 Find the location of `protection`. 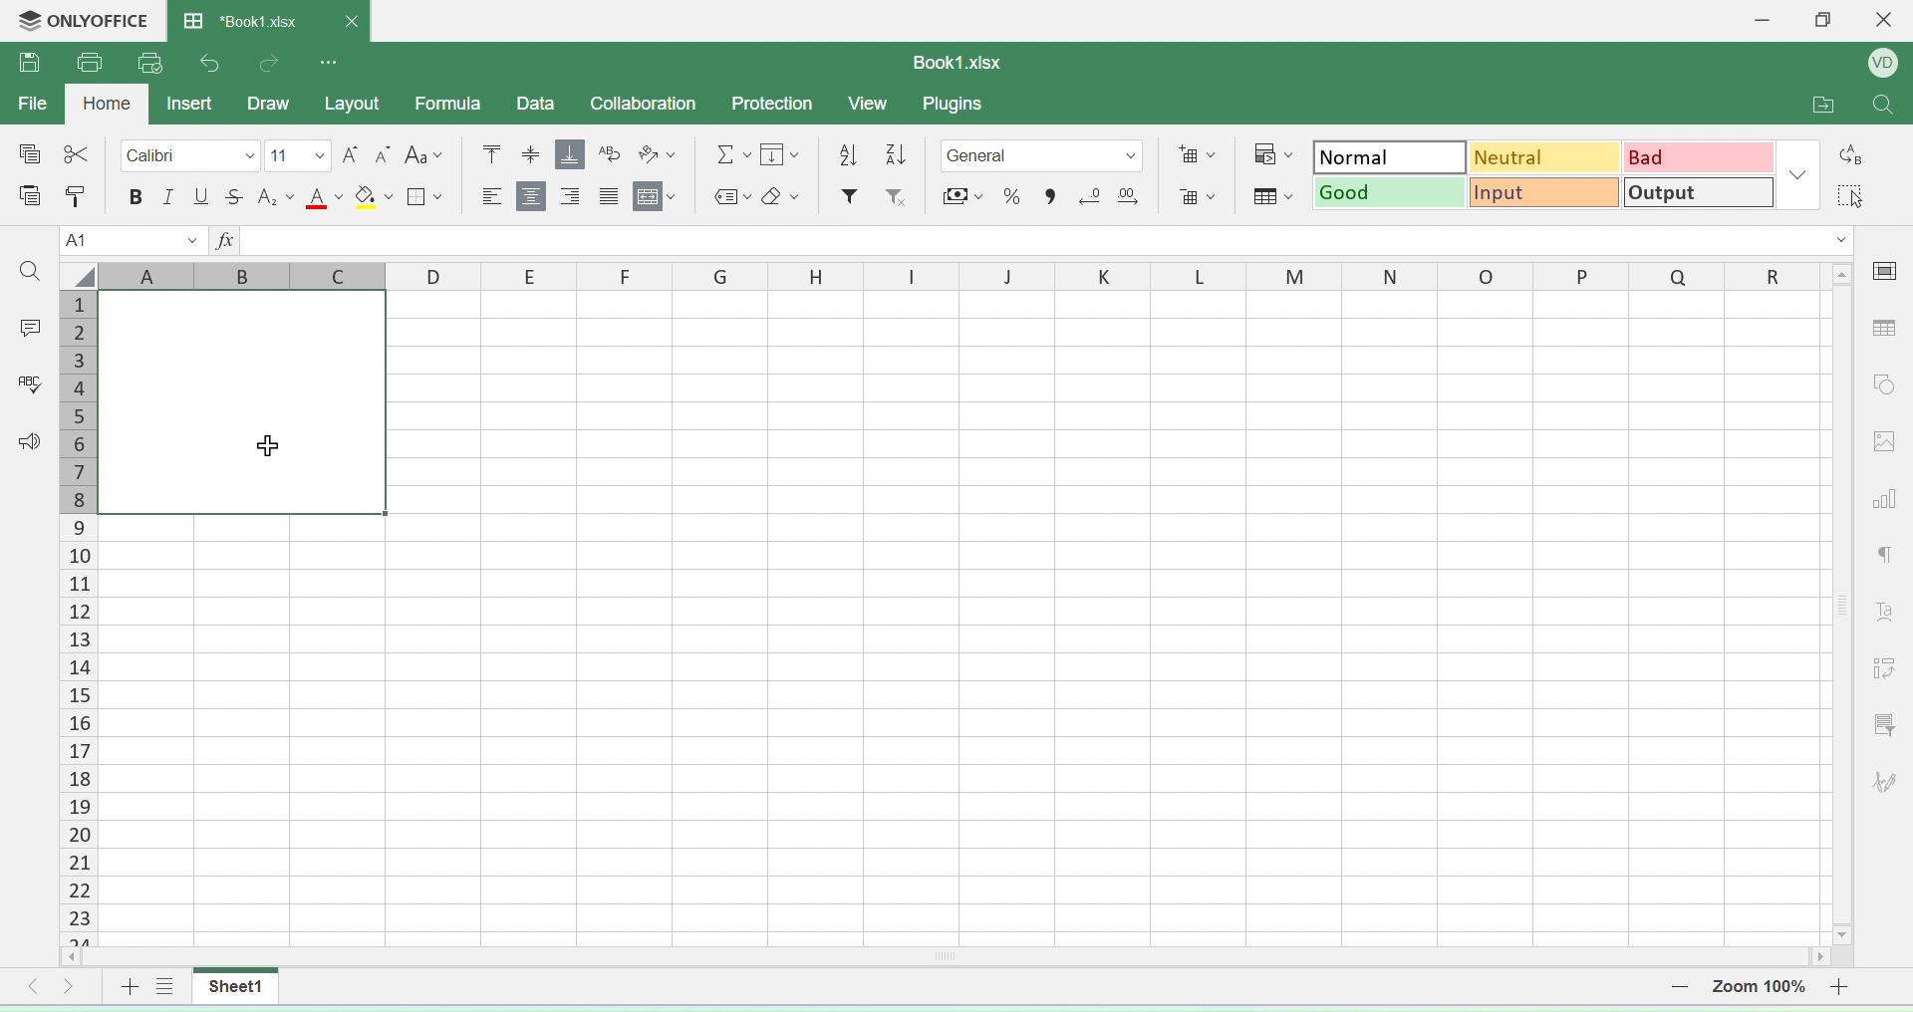

protection is located at coordinates (769, 104).